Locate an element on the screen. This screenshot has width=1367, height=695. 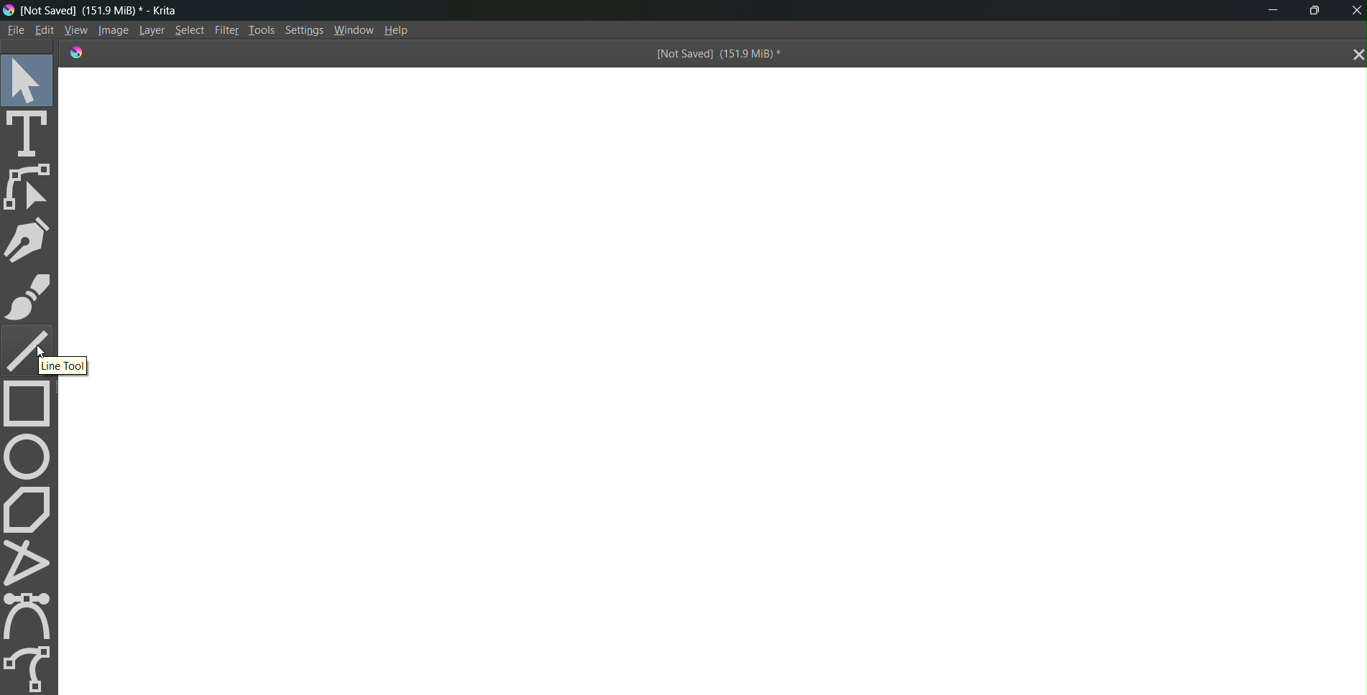
edit shape is located at coordinates (31, 187).